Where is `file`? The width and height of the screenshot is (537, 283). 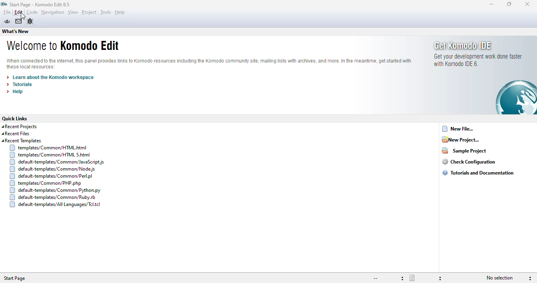 file is located at coordinates (7, 12).